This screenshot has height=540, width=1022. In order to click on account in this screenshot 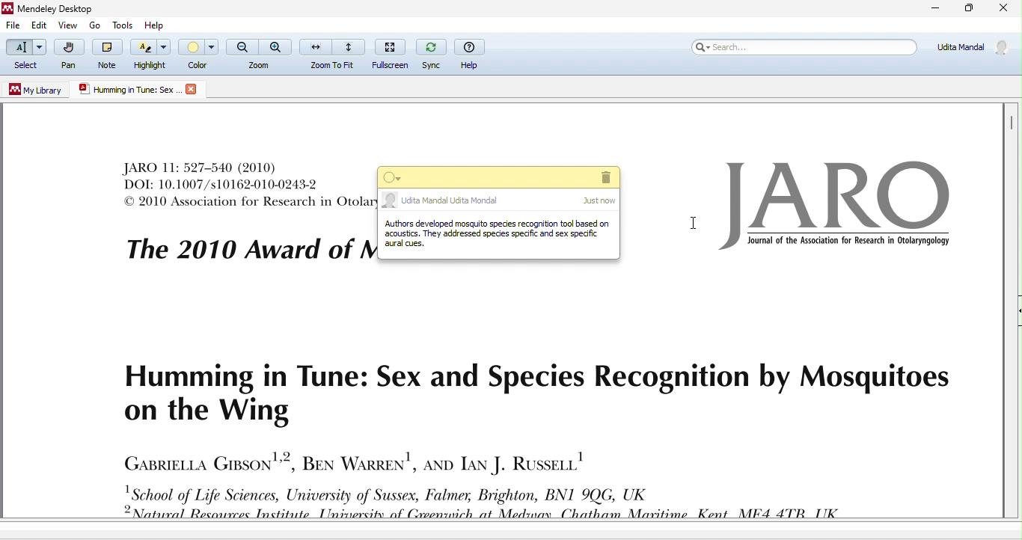, I will do `click(970, 49)`.